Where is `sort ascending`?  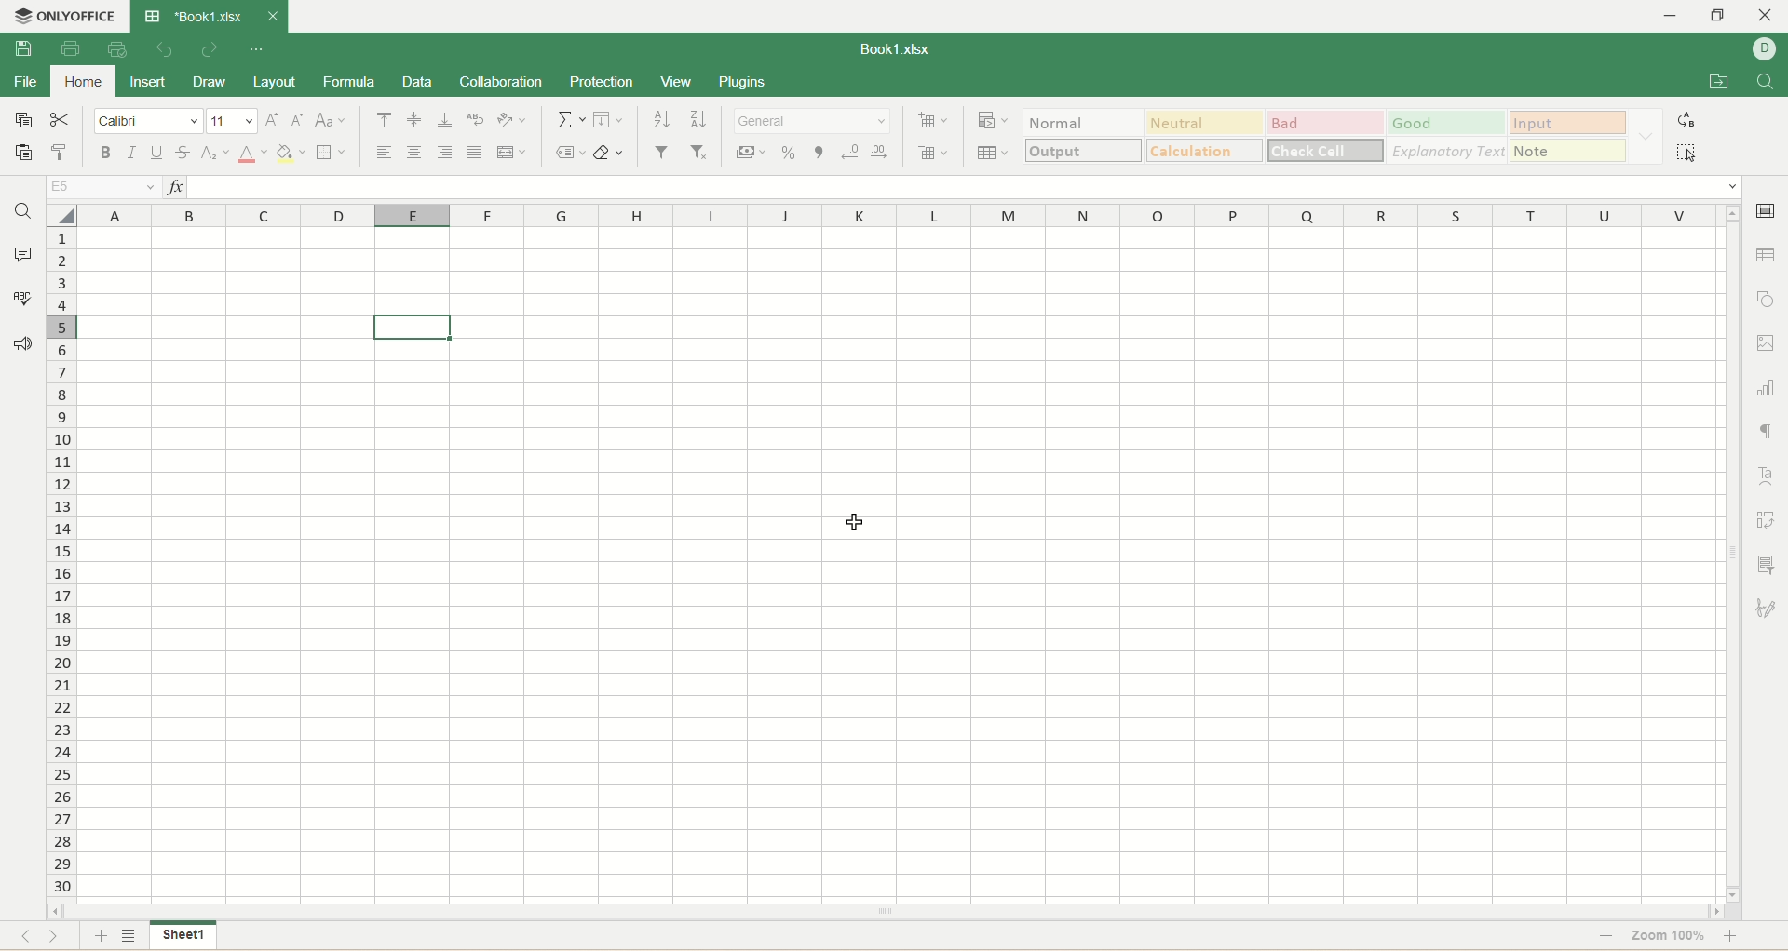 sort ascending is located at coordinates (663, 120).